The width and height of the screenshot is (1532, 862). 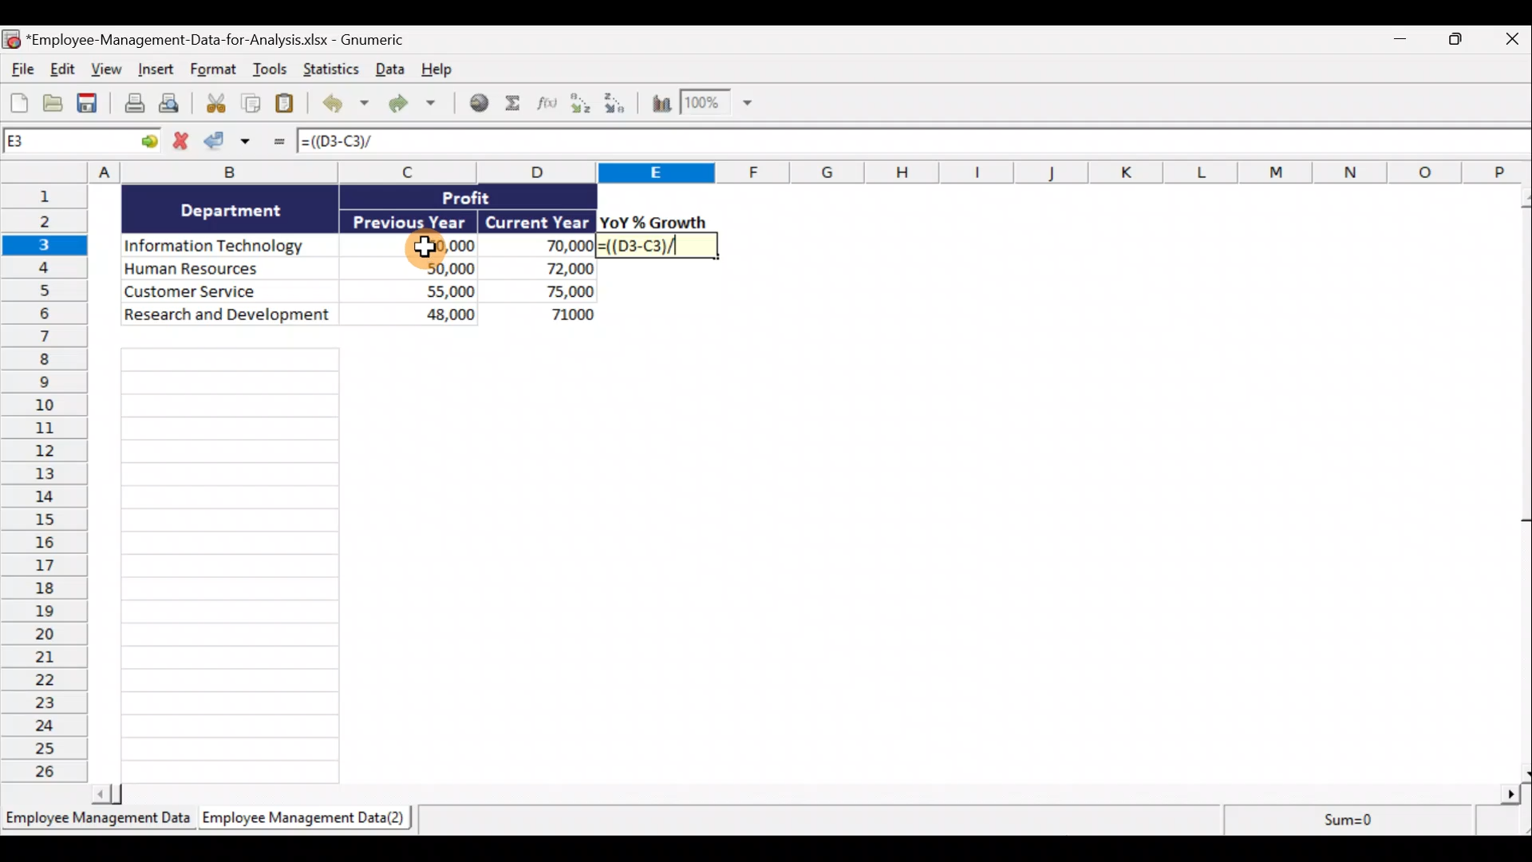 What do you see at coordinates (132, 105) in the screenshot?
I see `Print the current file` at bounding box center [132, 105].